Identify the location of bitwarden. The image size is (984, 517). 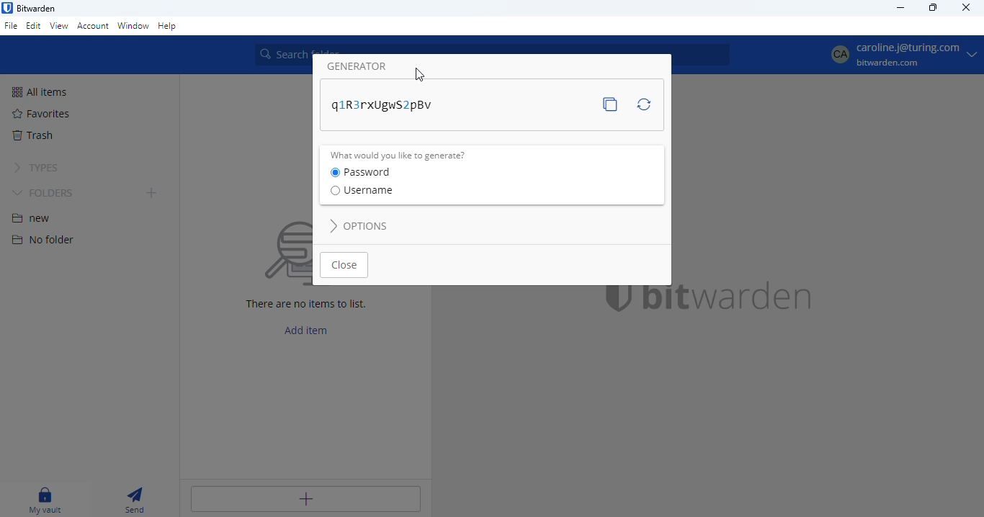
(36, 8).